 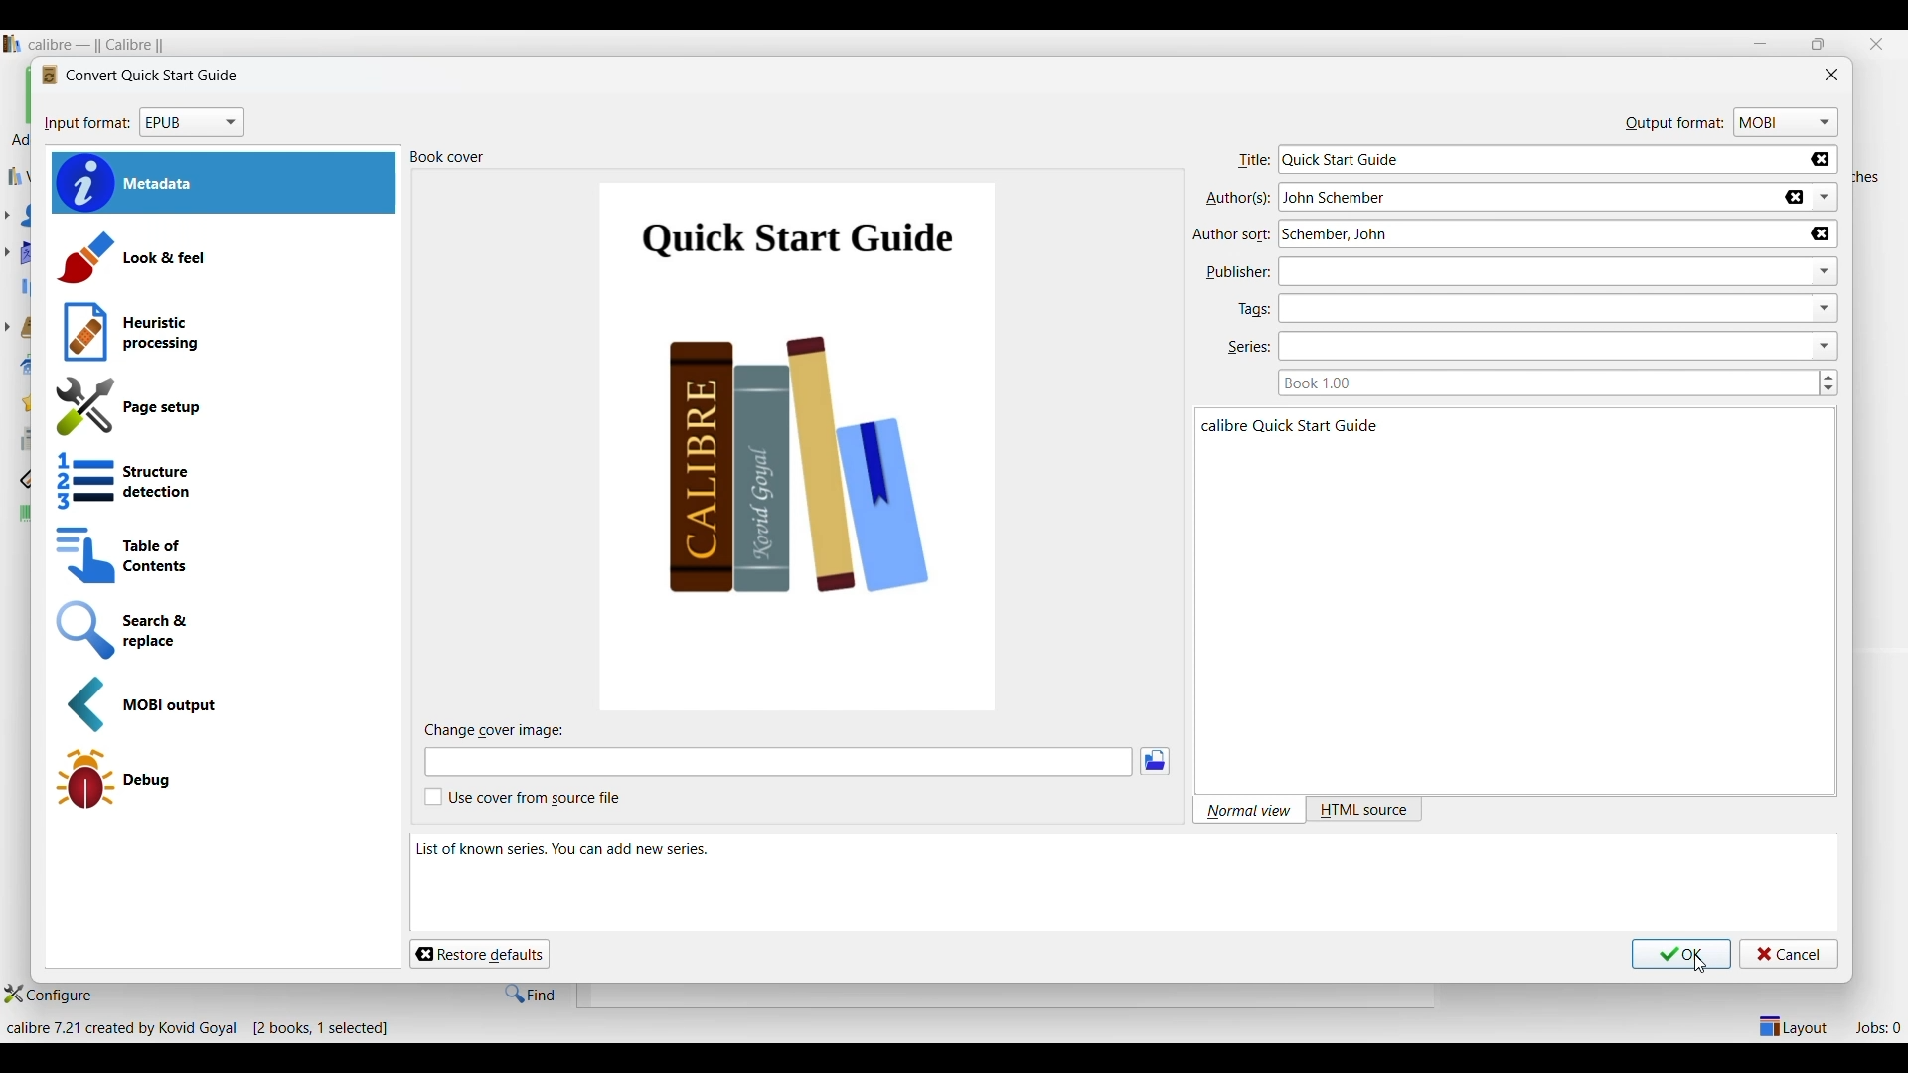 I want to click on Type in author, so click(x=1524, y=197).